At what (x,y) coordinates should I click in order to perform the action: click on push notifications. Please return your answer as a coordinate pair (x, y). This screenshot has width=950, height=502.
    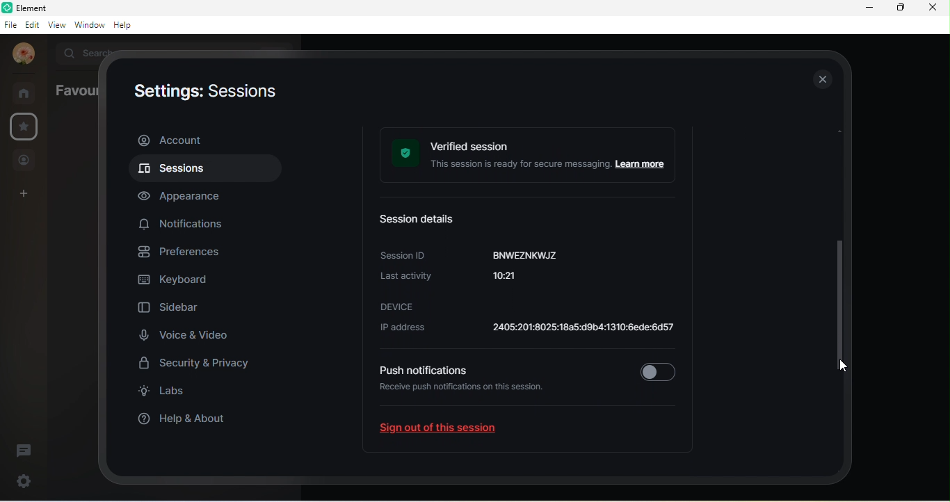
    Looking at the image, I should click on (422, 370).